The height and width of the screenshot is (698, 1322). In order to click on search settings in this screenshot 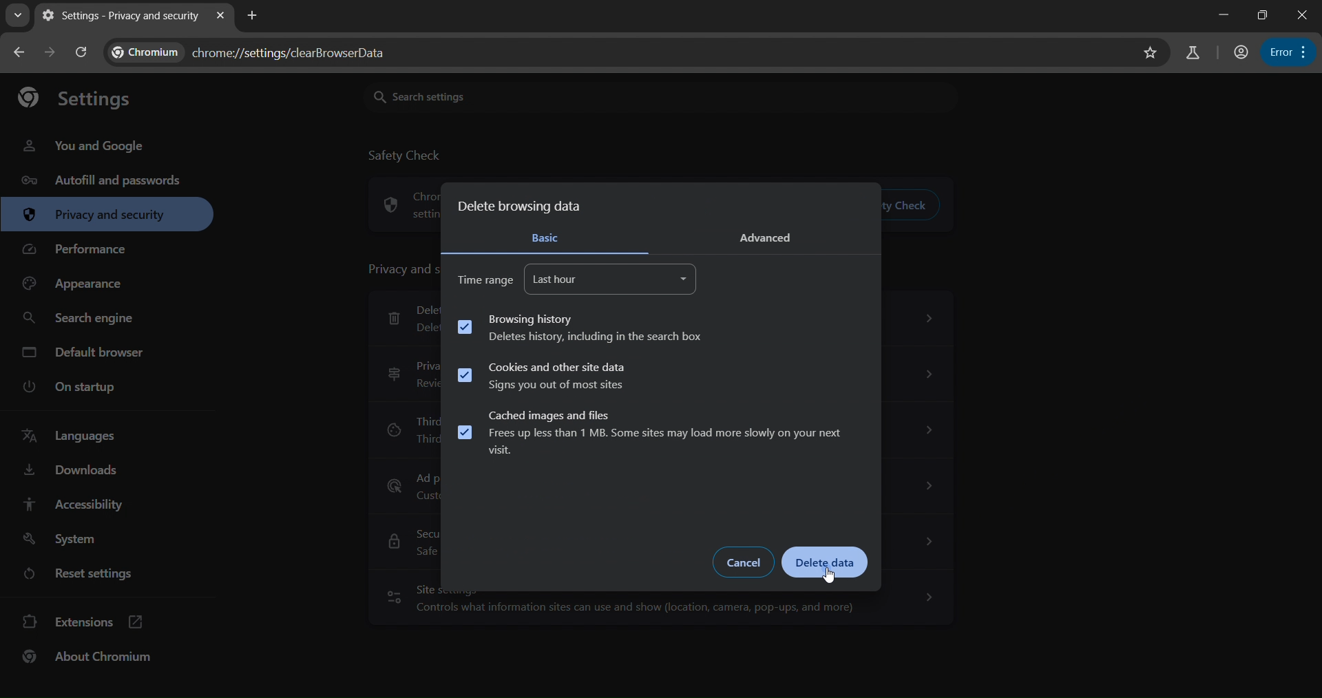, I will do `click(457, 94)`.